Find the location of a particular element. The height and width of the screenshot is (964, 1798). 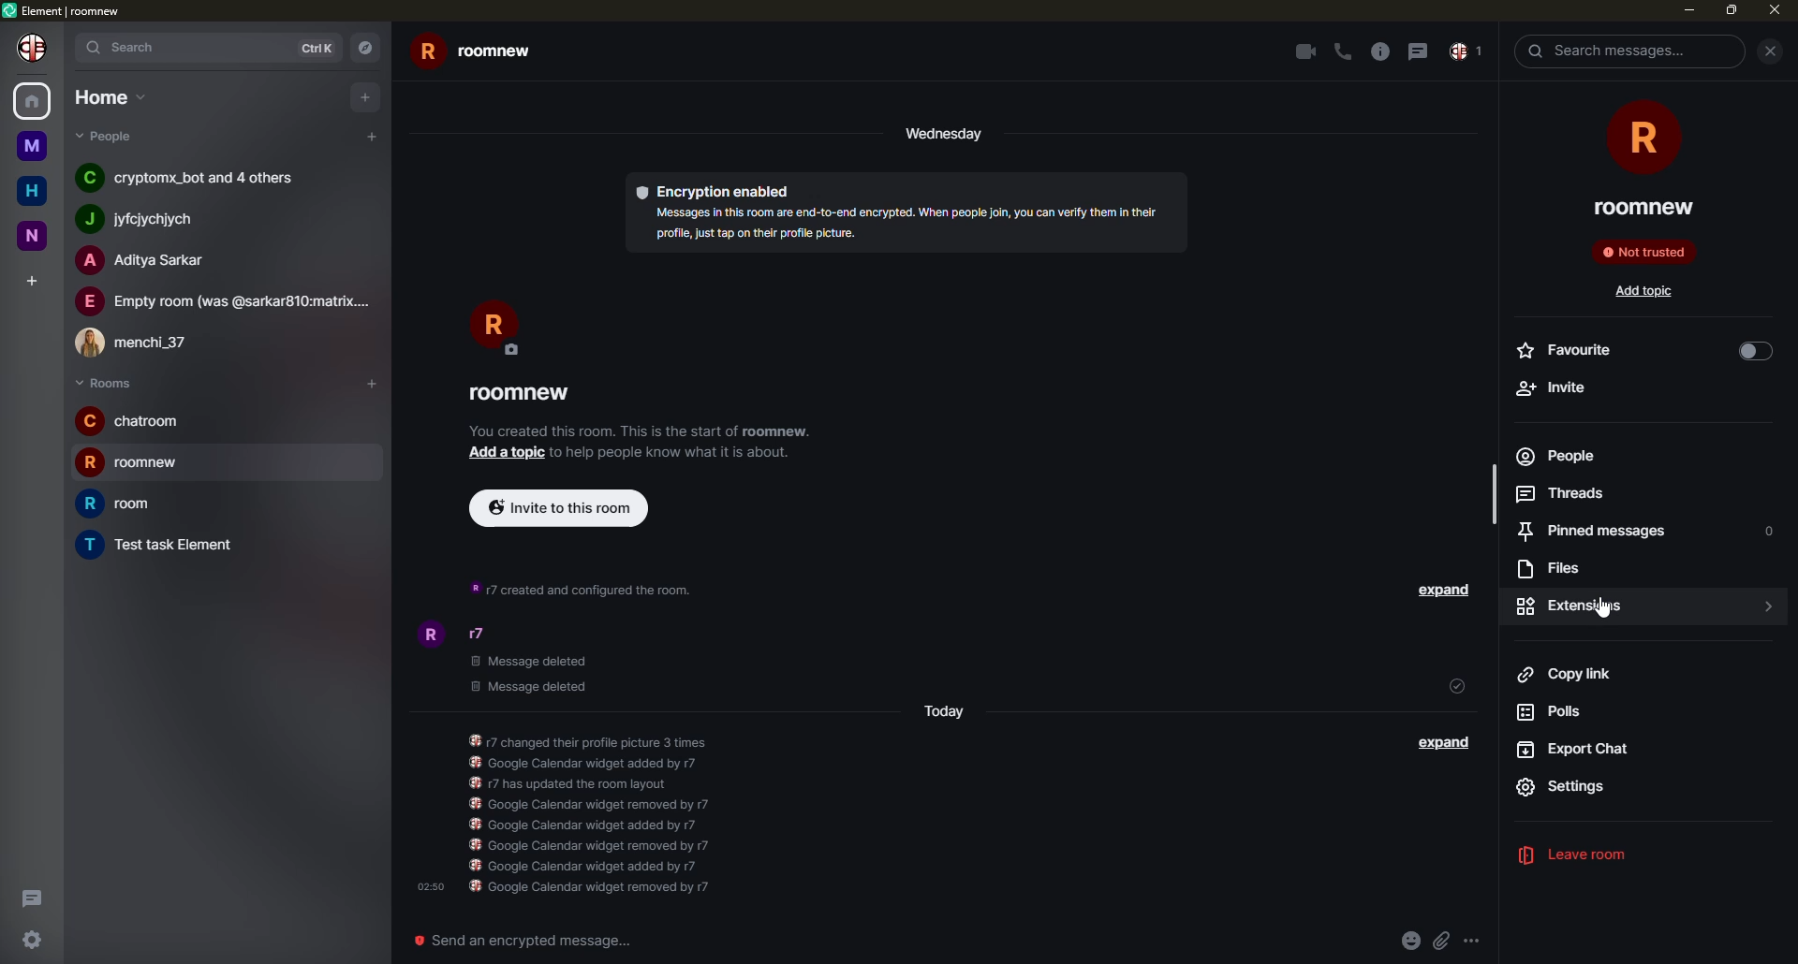

min is located at coordinates (1683, 10).